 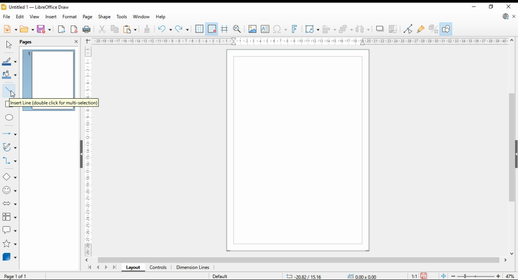 What do you see at coordinates (225, 276) in the screenshot?
I see `default` at bounding box center [225, 276].